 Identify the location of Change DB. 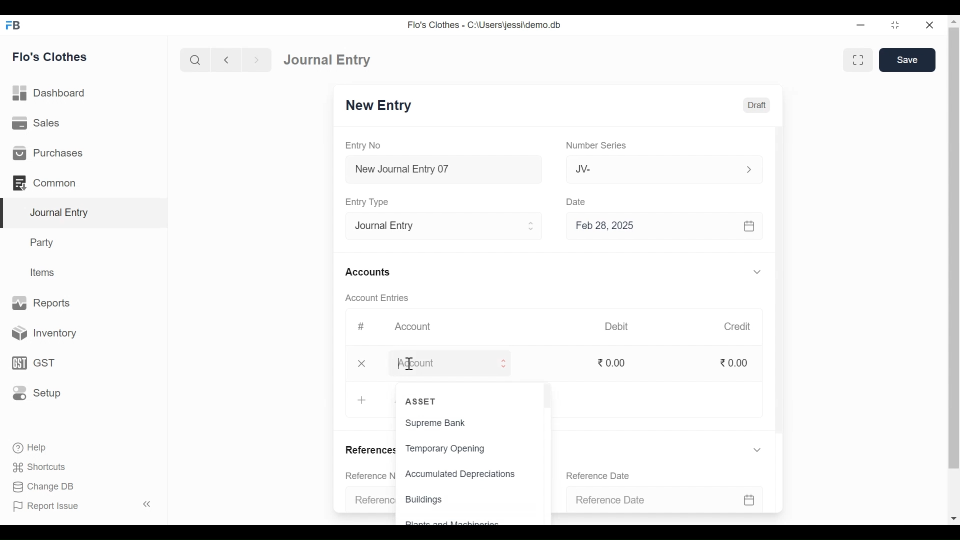
(42, 485).